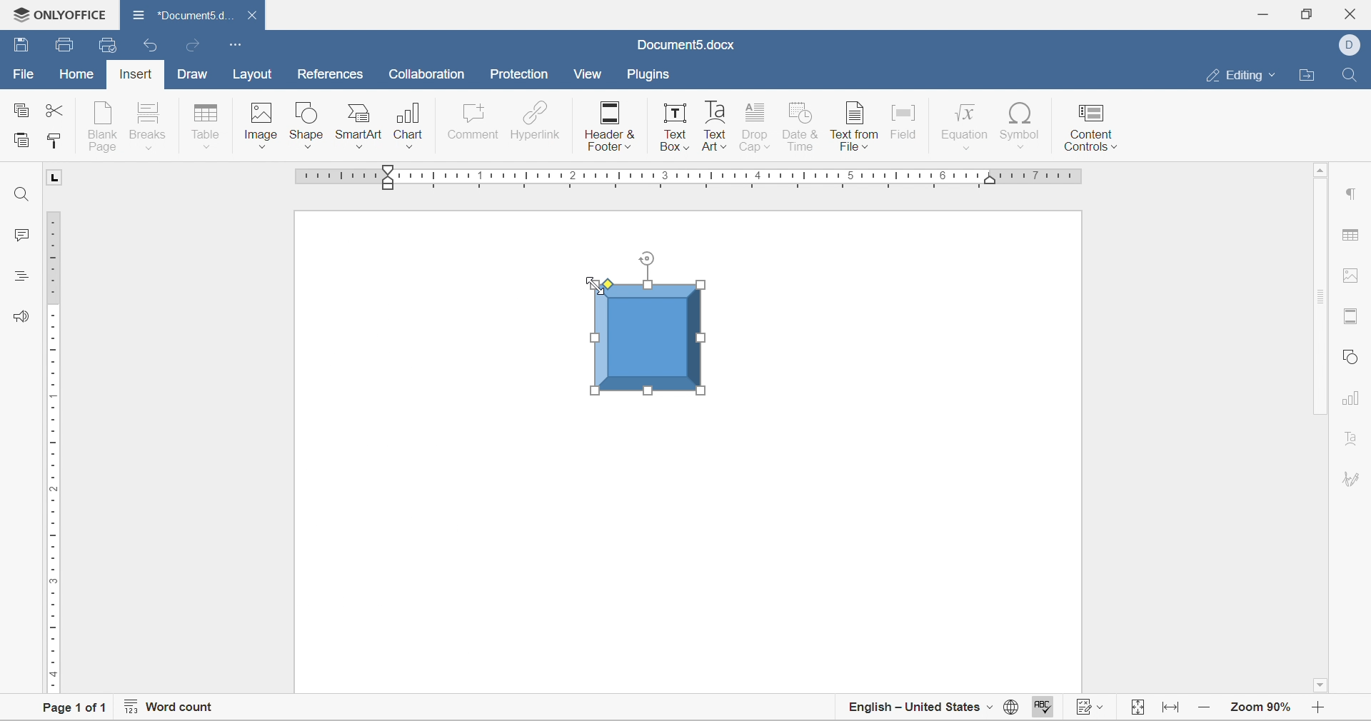 Image resolution: width=1371 pixels, height=721 pixels. Describe the element at coordinates (109, 43) in the screenshot. I see `quick print` at that location.